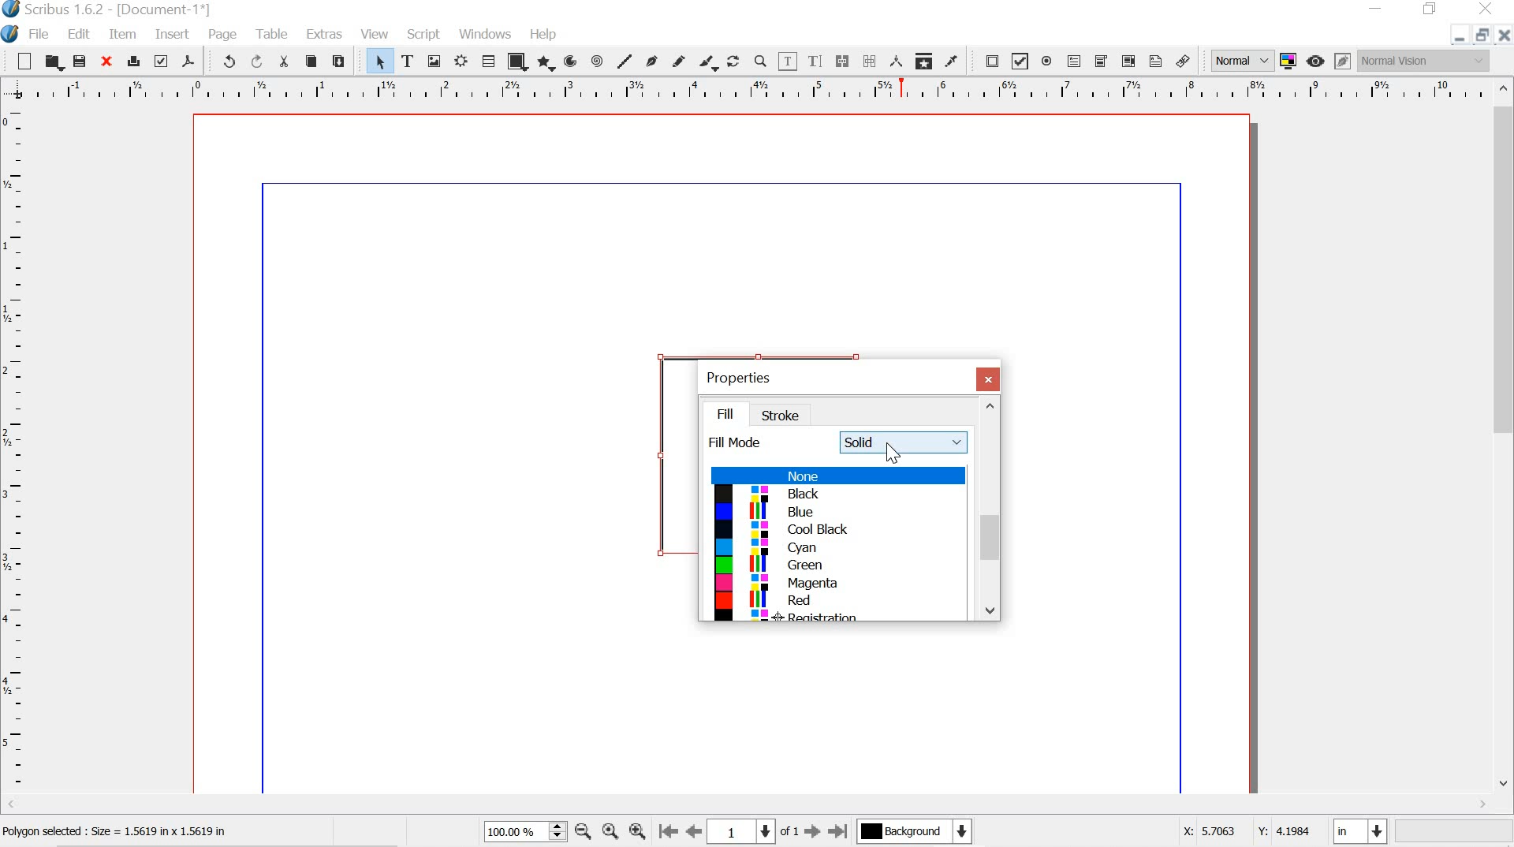 Image resolution: width=1514 pixels, height=847 pixels. I want to click on go to previous page, so click(695, 832).